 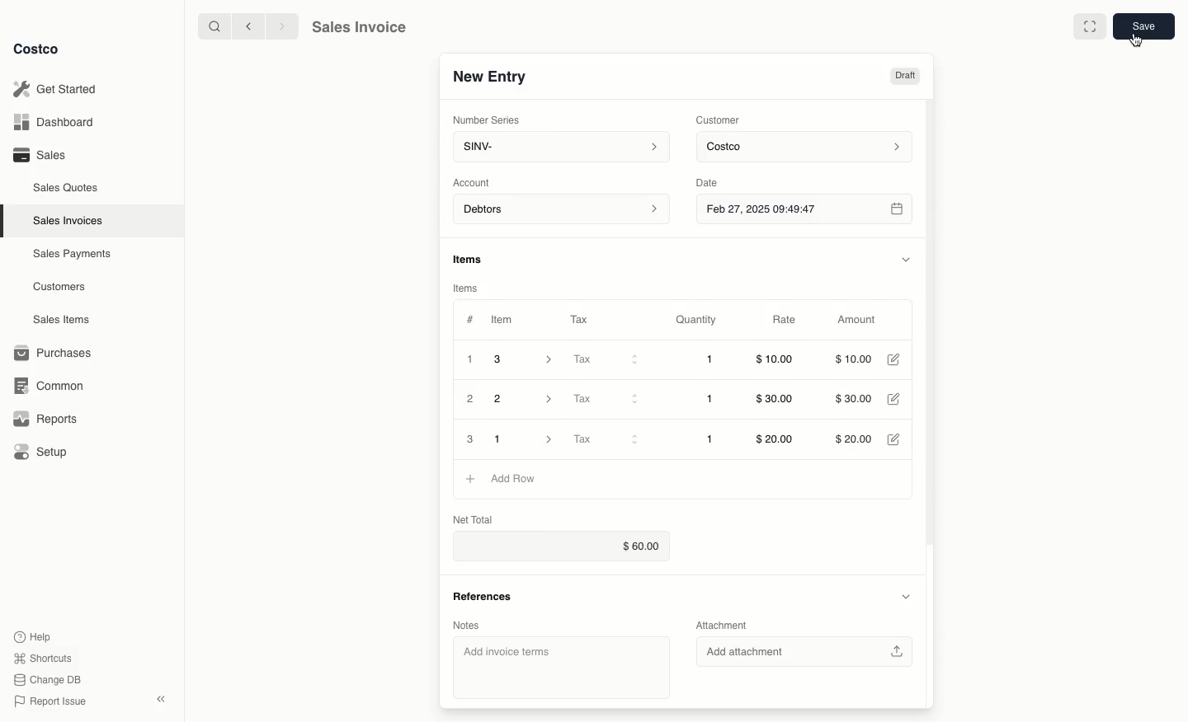 What do you see at coordinates (711, 400) in the screenshot?
I see `1` at bounding box center [711, 400].